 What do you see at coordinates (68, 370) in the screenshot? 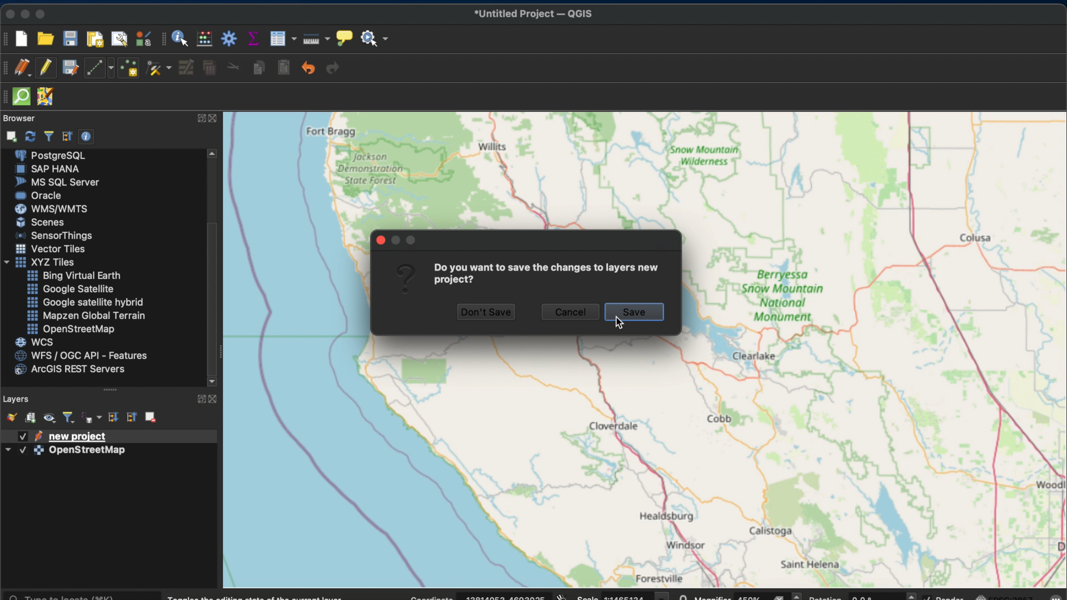
I see `arches rest servers` at bounding box center [68, 370].